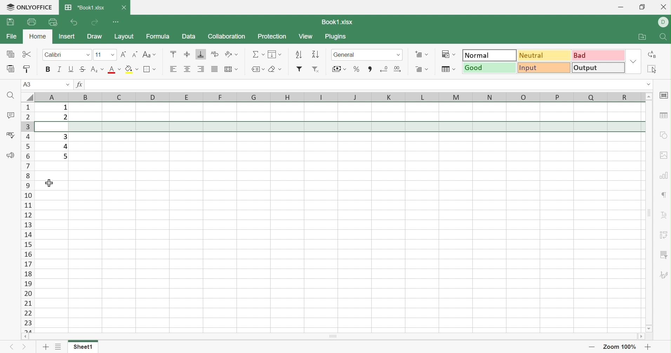 The width and height of the screenshot is (671, 353). I want to click on Strikethrough, so click(82, 69).